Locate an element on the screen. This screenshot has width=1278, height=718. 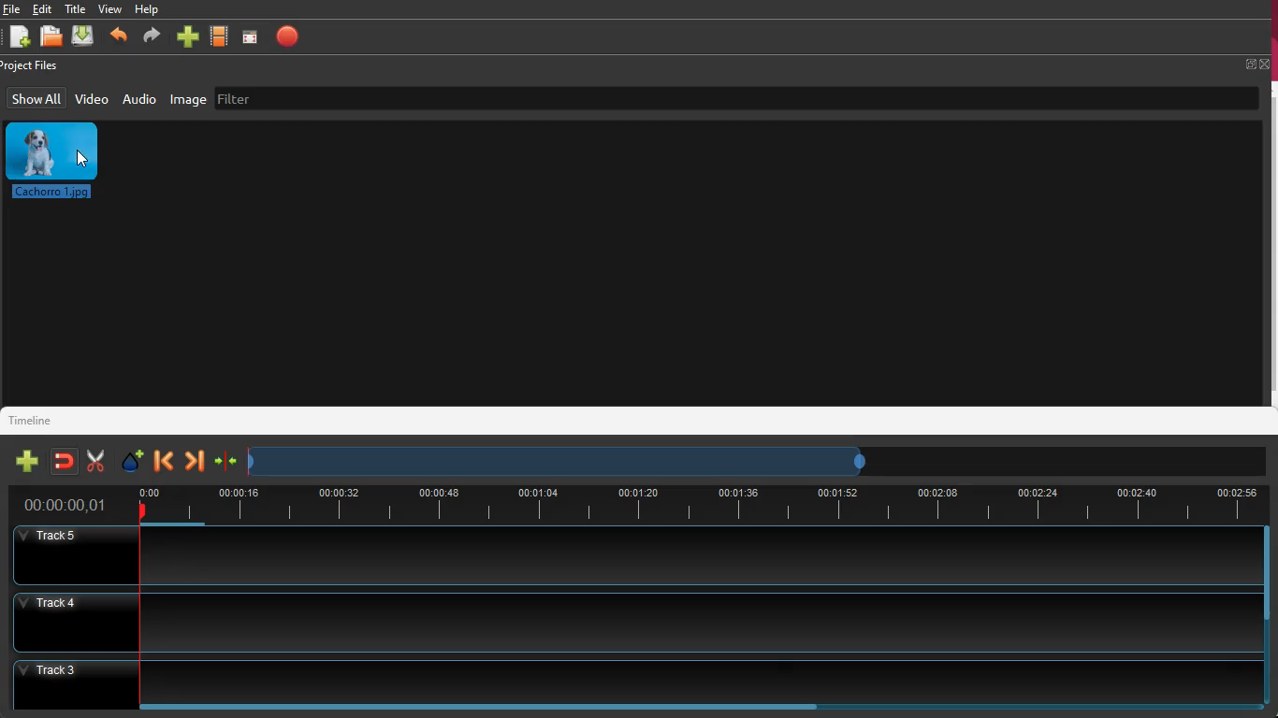
scrollbar is located at coordinates (696, 705).